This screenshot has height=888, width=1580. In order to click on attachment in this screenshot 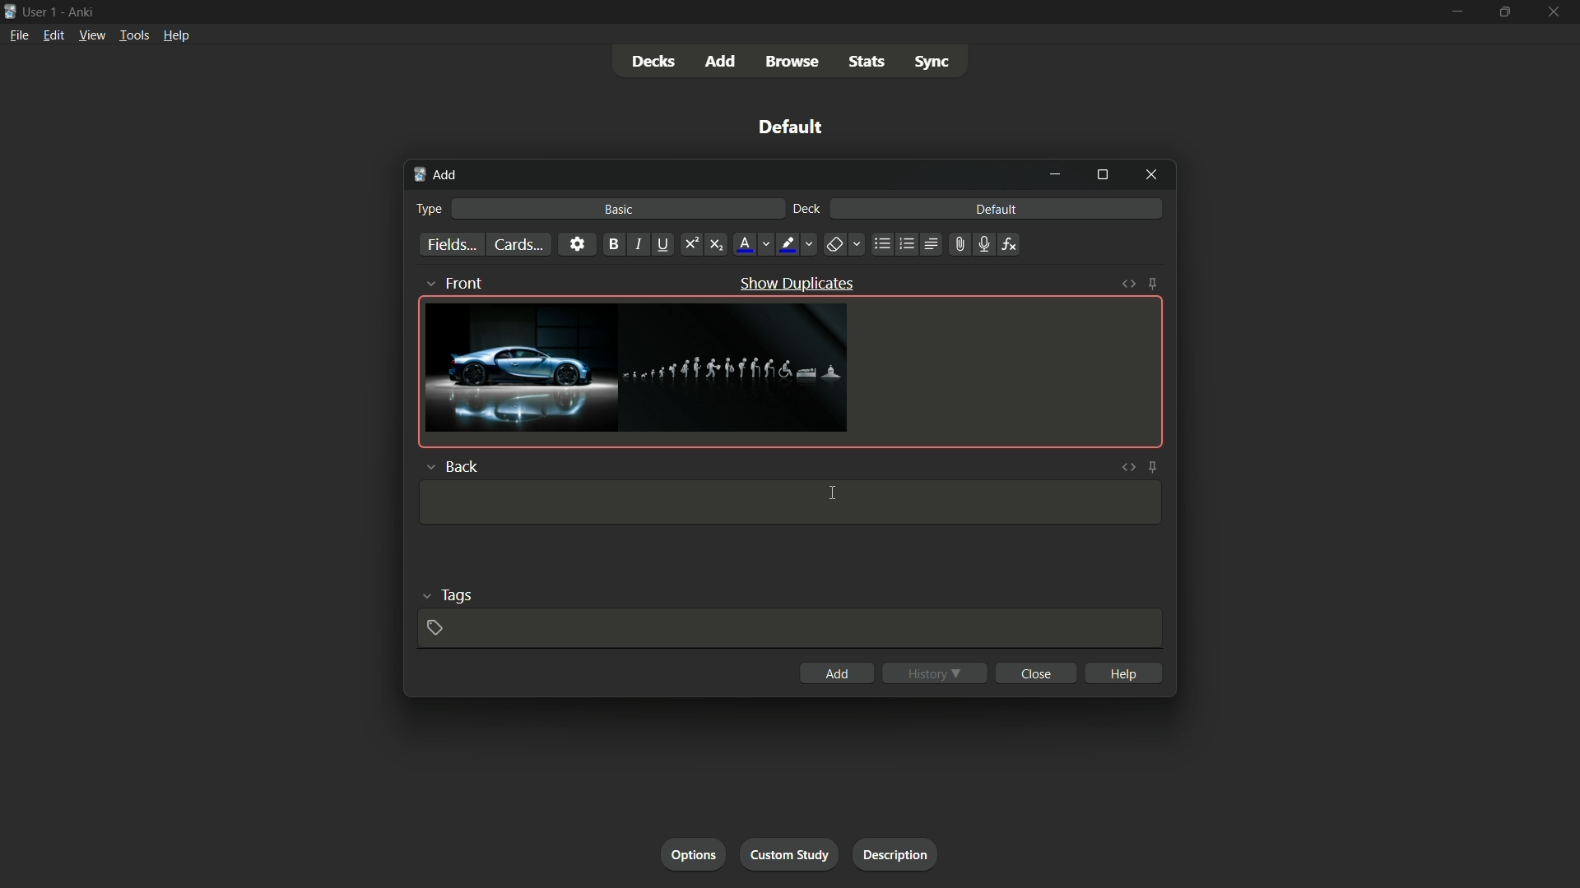, I will do `click(960, 243)`.